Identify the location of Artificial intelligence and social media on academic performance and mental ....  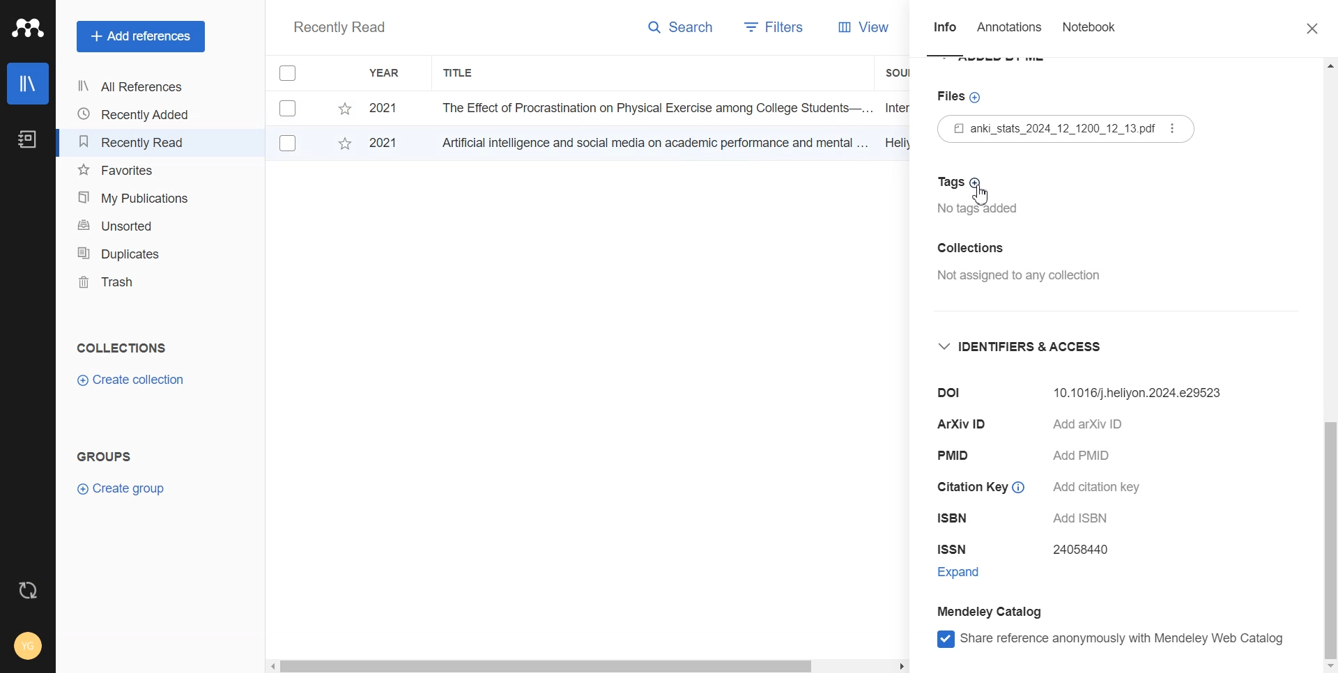
(652, 142).